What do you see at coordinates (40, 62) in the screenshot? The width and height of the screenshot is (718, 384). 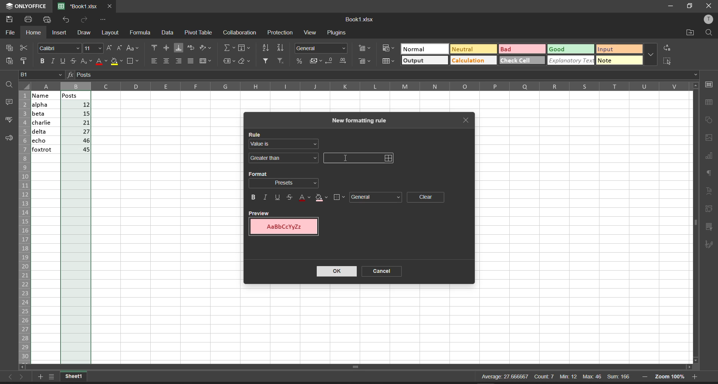 I see `bold` at bounding box center [40, 62].